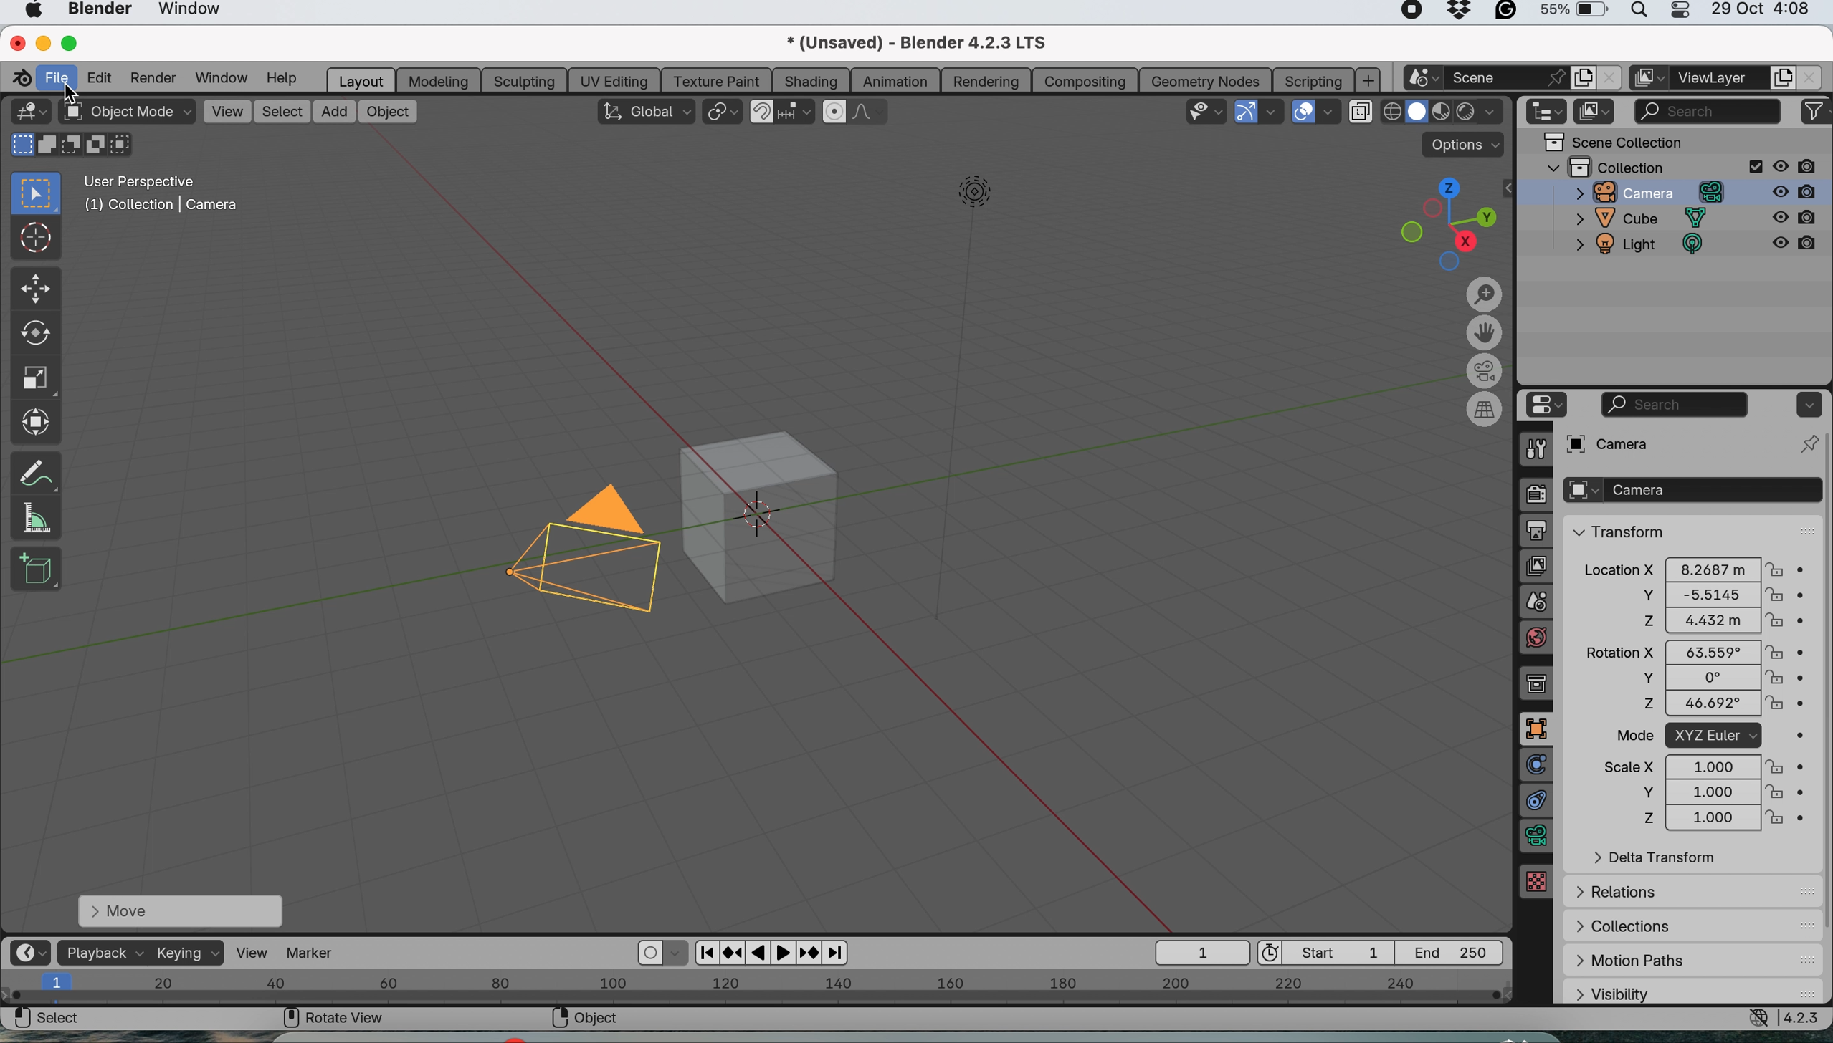  What do you see at coordinates (1693, 678) in the screenshot?
I see `y 0` at bounding box center [1693, 678].